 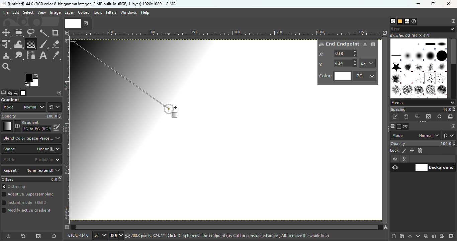 What do you see at coordinates (339, 44) in the screenshot?
I see `End Endpoint` at bounding box center [339, 44].